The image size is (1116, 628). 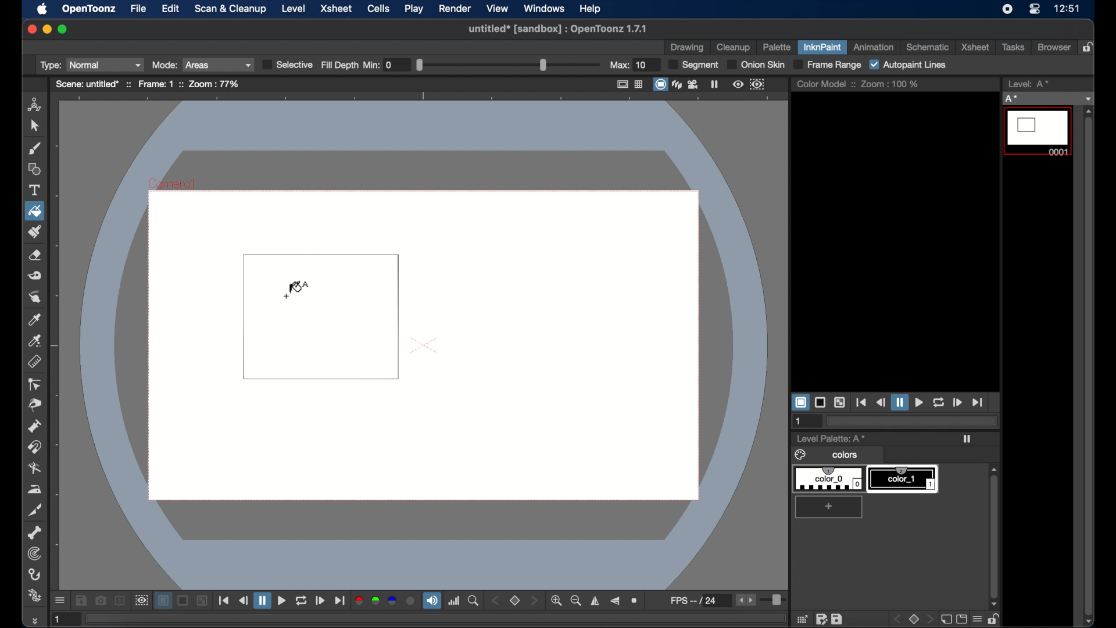 I want to click on slider, so click(x=775, y=601).